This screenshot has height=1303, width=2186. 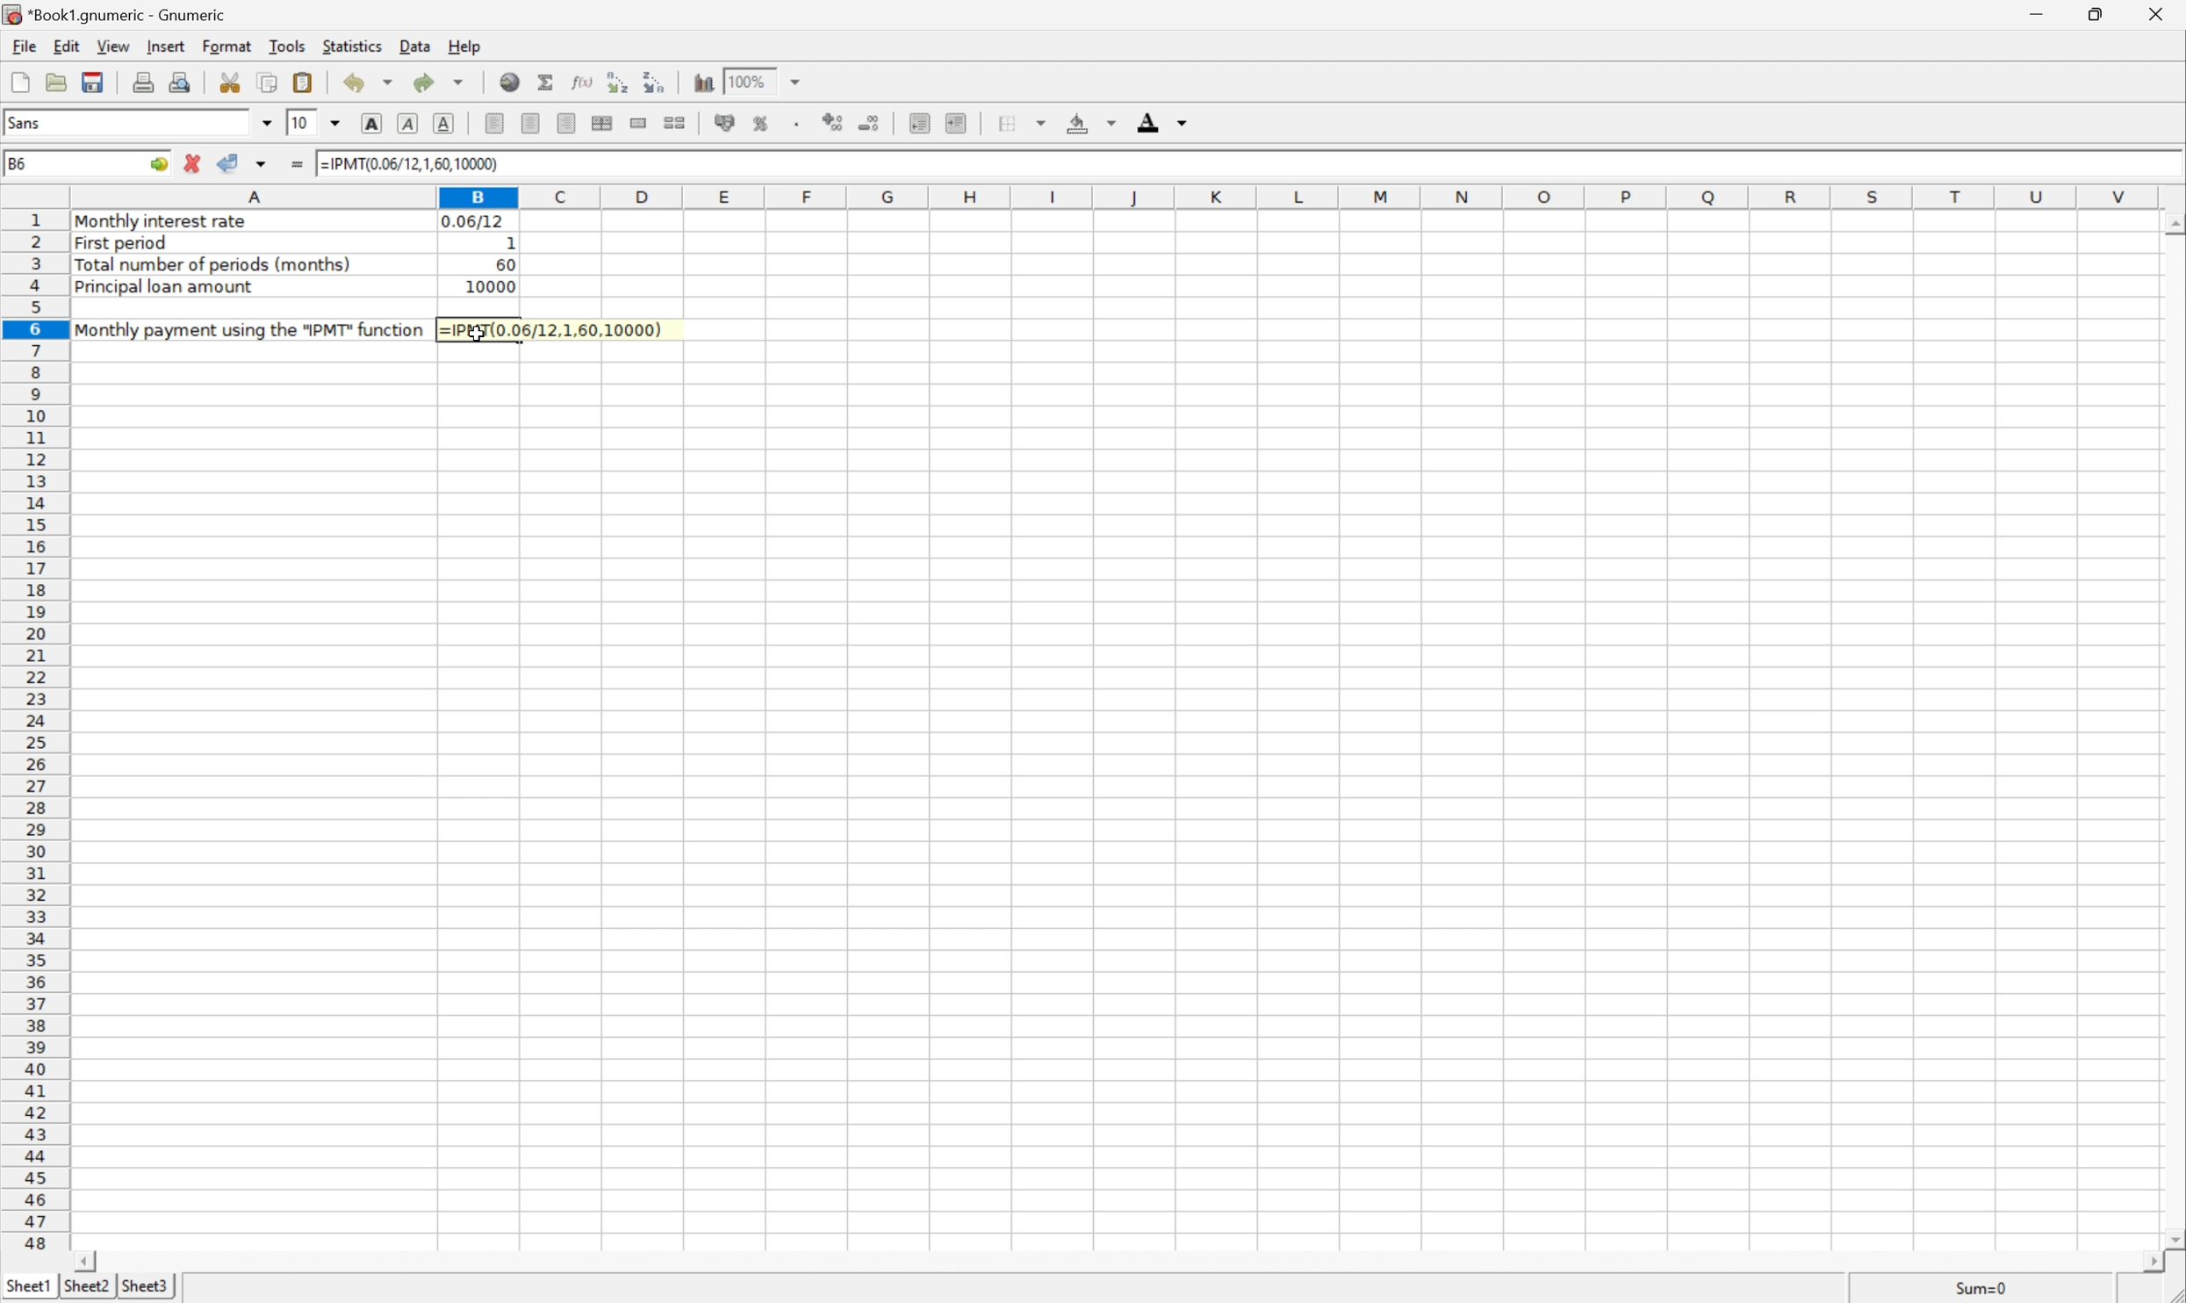 What do you see at coordinates (415, 48) in the screenshot?
I see `Data` at bounding box center [415, 48].